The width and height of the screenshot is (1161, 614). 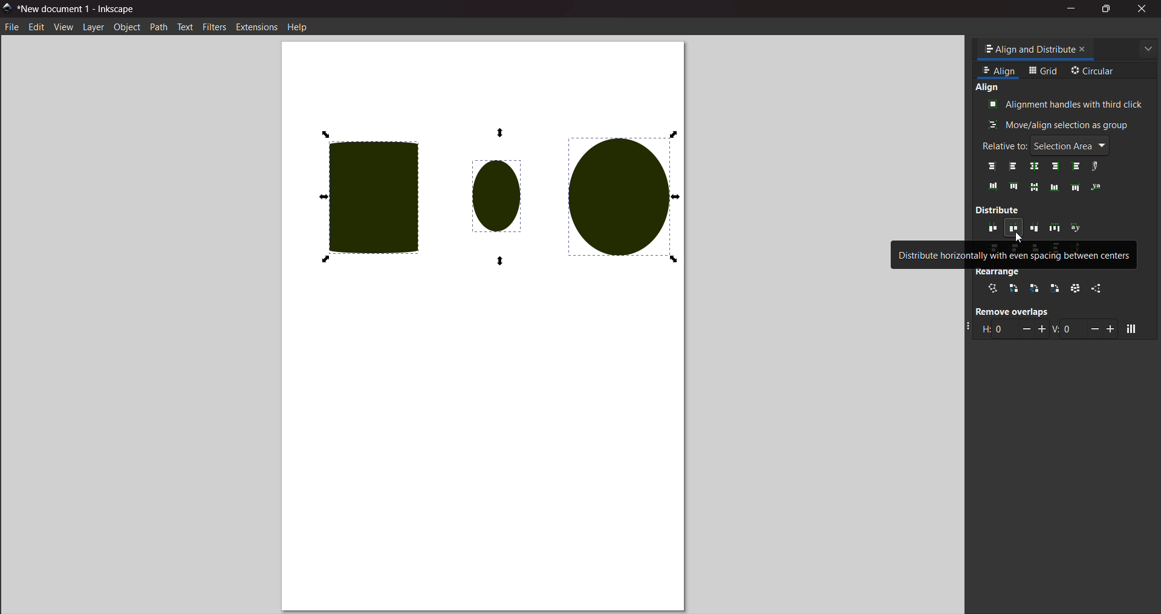 What do you see at coordinates (35, 28) in the screenshot?
I see `edit` at bounding box center [35, 28].